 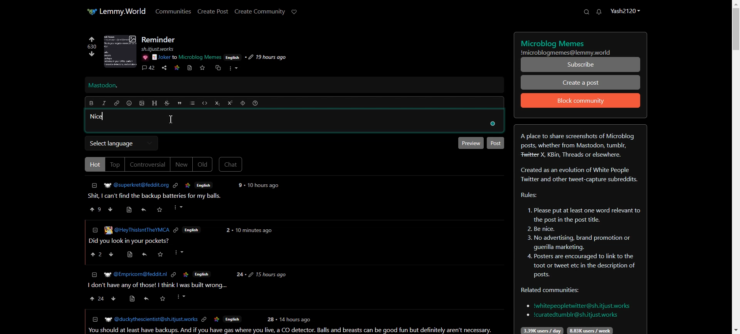 What do you see at coordinates (255, 103) in the screenshot?
I see `Formatting help` at bounding box center [255, 103].